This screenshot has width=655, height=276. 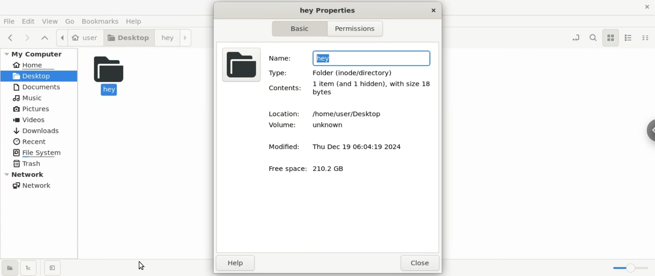 I want to click on user, so click(x=78, y=37).